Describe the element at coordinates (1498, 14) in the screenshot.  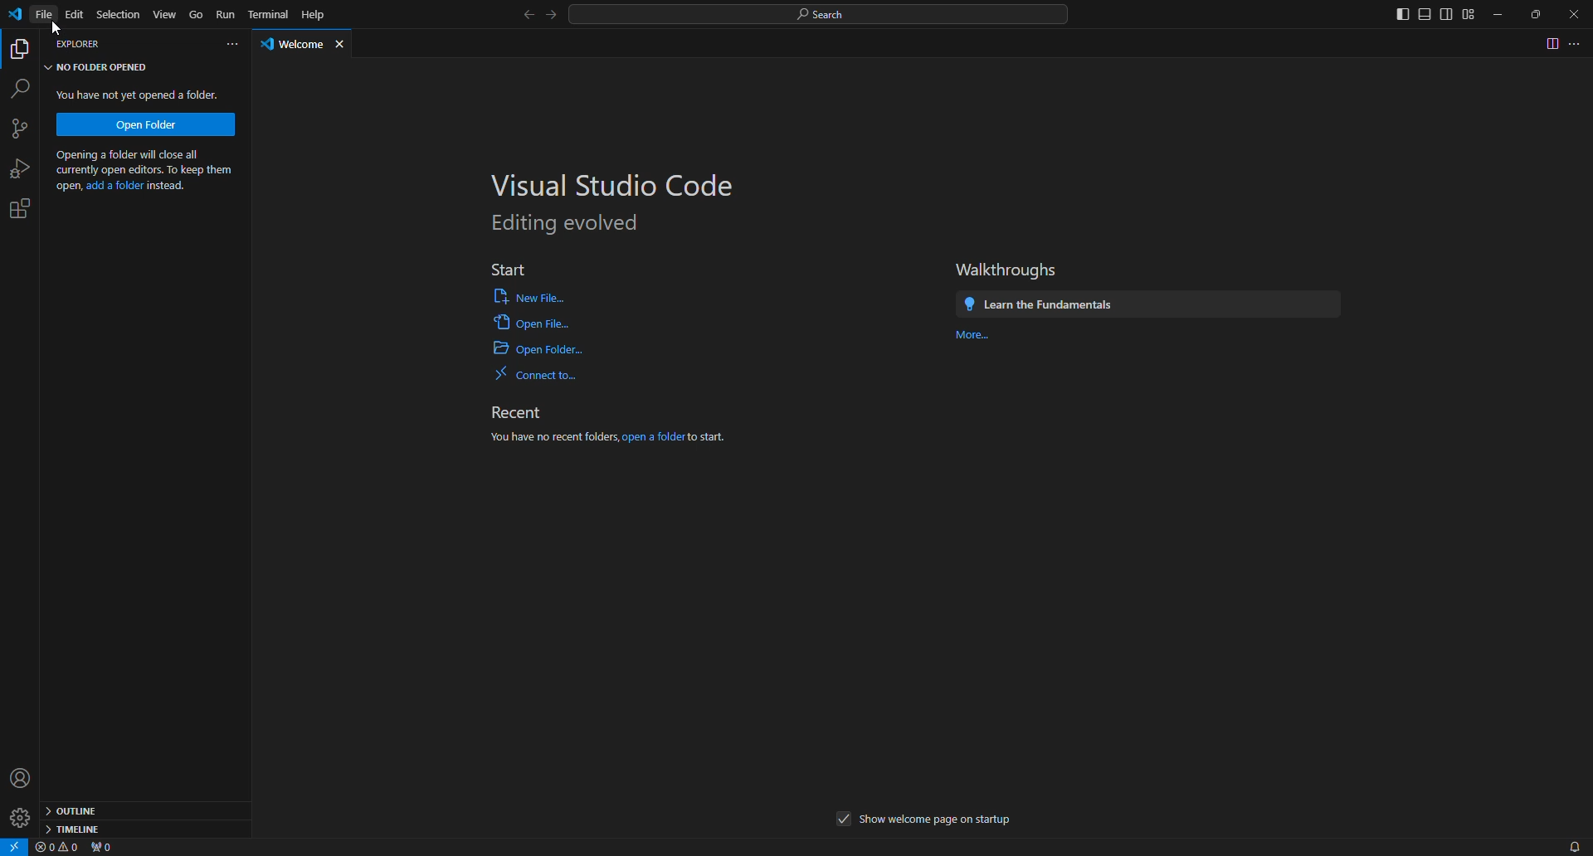
I see `minimize` at that location.